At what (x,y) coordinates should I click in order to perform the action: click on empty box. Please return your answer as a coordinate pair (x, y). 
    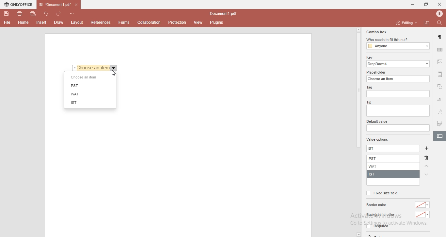
    Looking at the image, I should click on (397, 128).